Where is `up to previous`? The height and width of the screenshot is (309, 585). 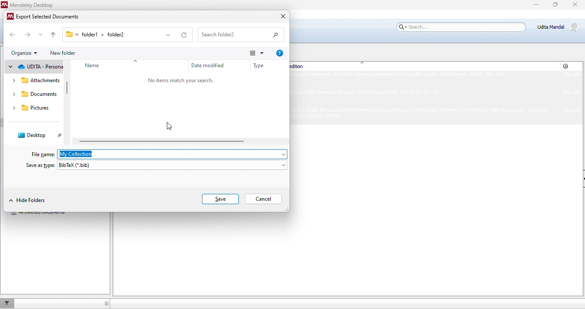
up to previous is located at coordinates (54, 34).